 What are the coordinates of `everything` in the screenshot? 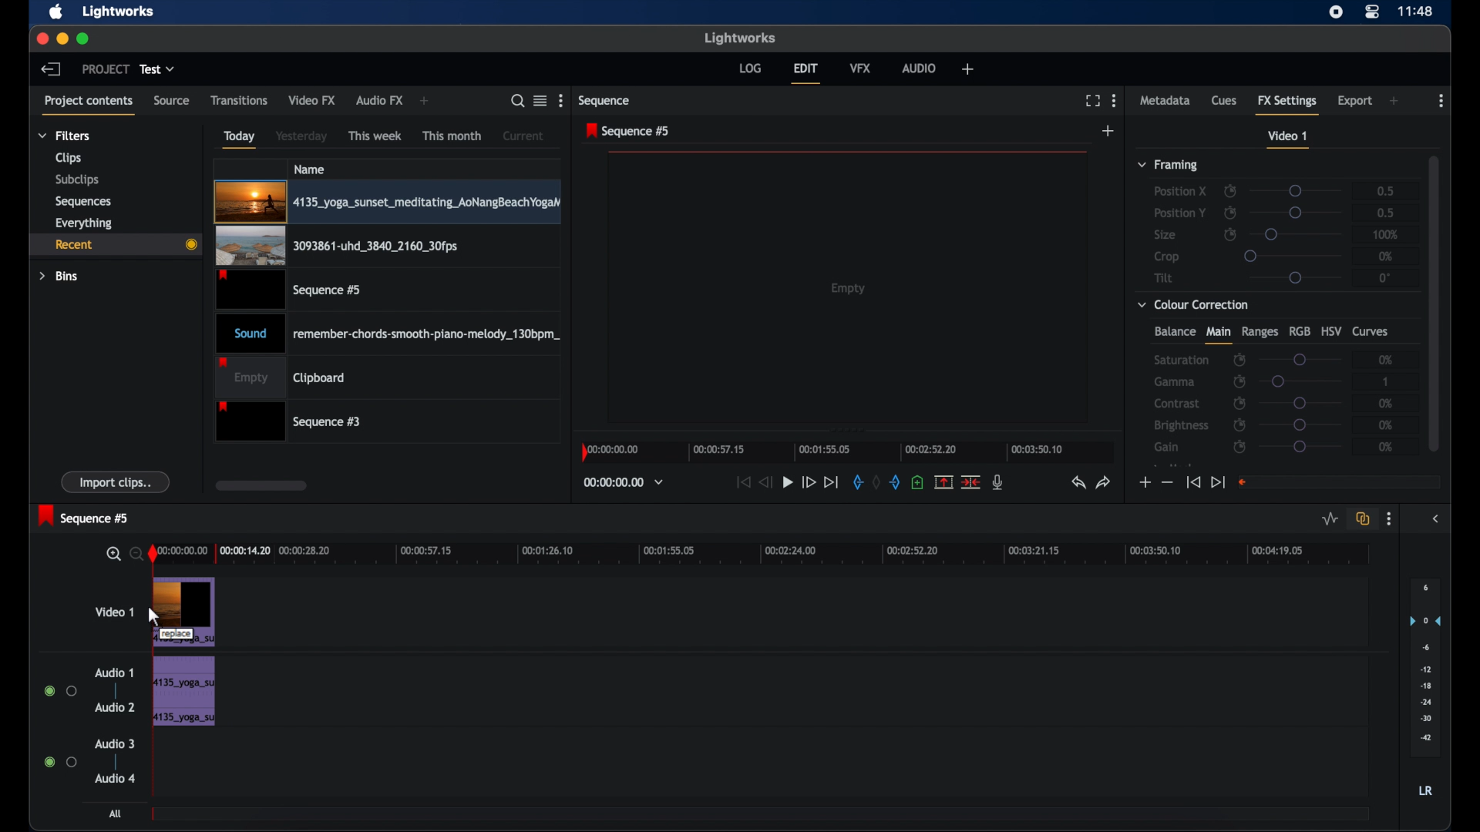 It's located at (84, 223).